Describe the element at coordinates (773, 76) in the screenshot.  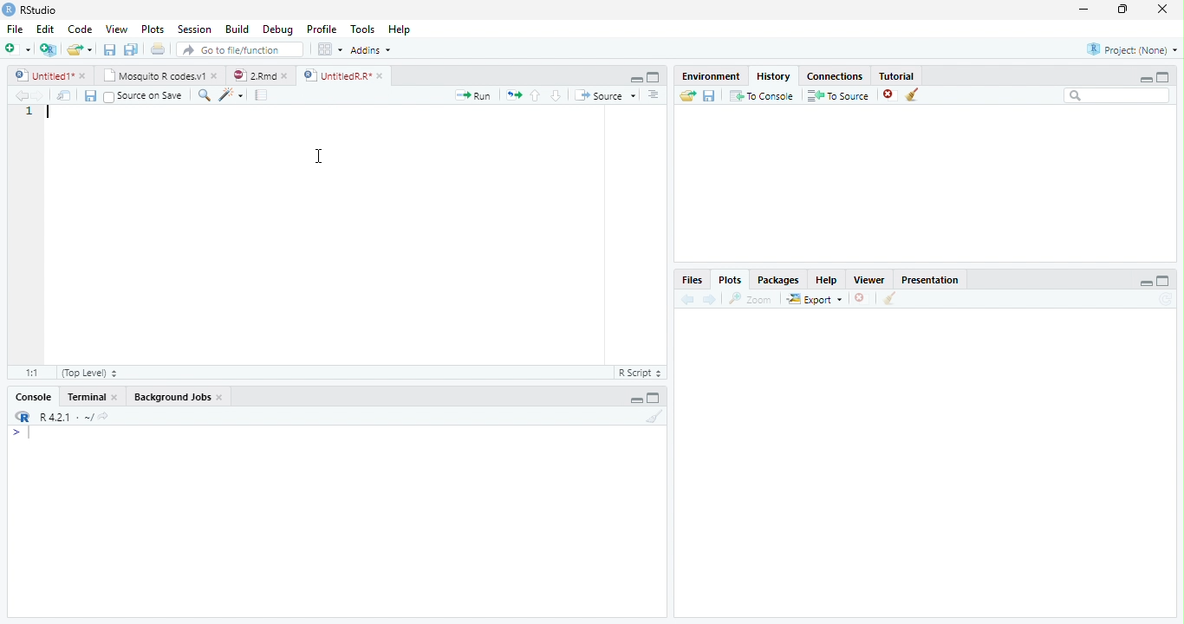
I see `History` at that location.